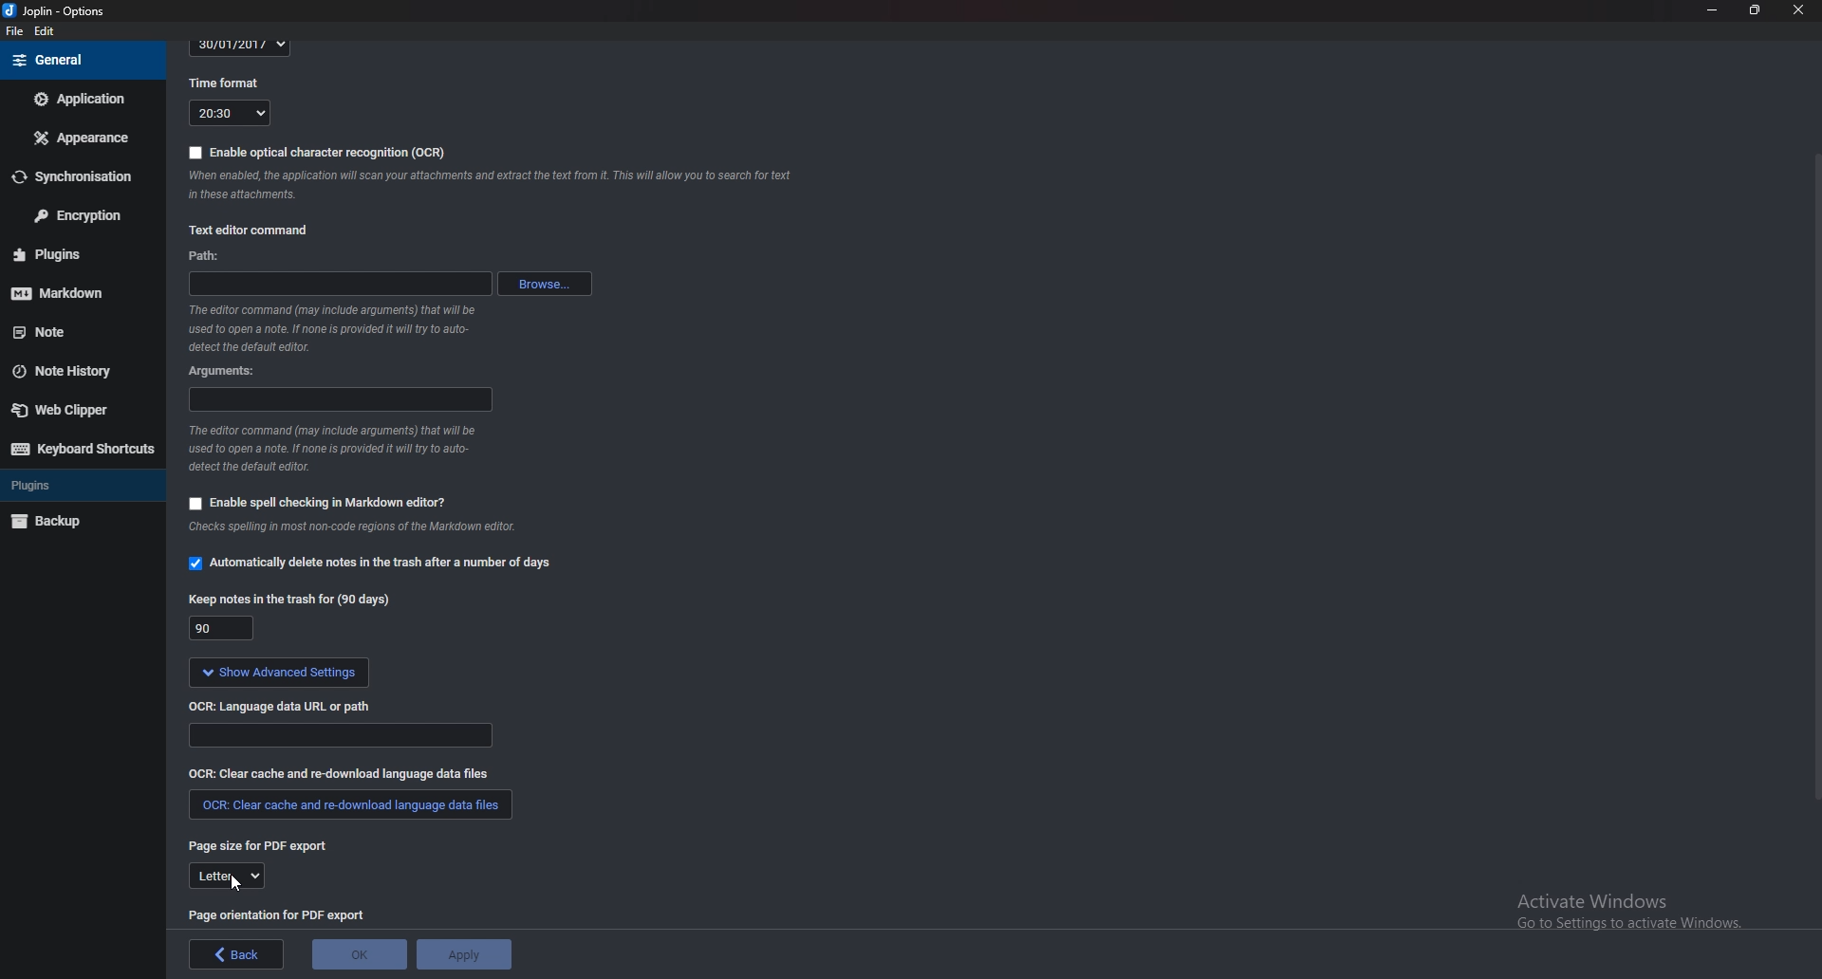 The image size is (1822, 979). I want to click on path, so click(340, 284).